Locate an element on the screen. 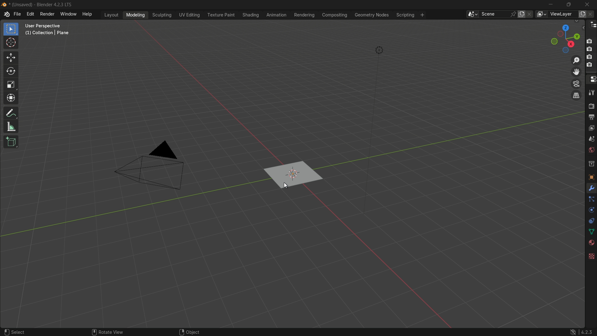 The image size is (597, 336). scene is located at coordinates (590, 139).